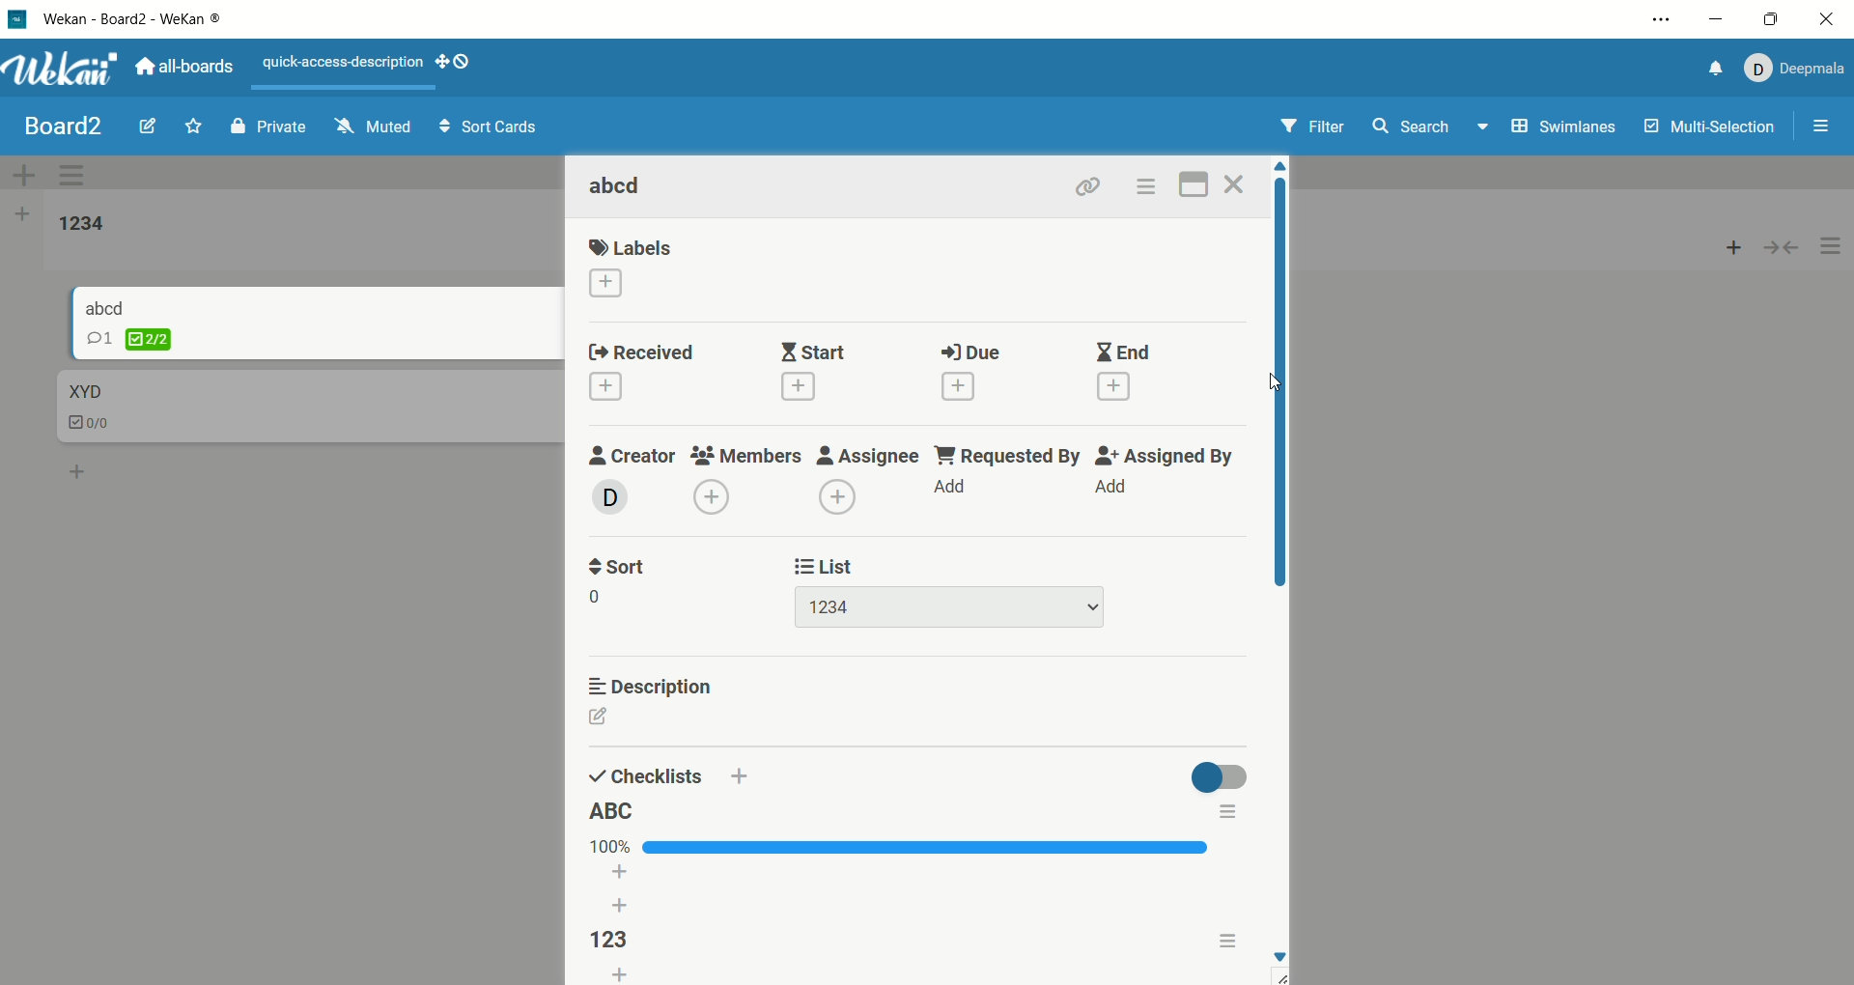 The image size is (1854, 985). What do you see at coordinates (1432, 128) in the screenshot?
I see `search` at bounding box center [1432, 128].